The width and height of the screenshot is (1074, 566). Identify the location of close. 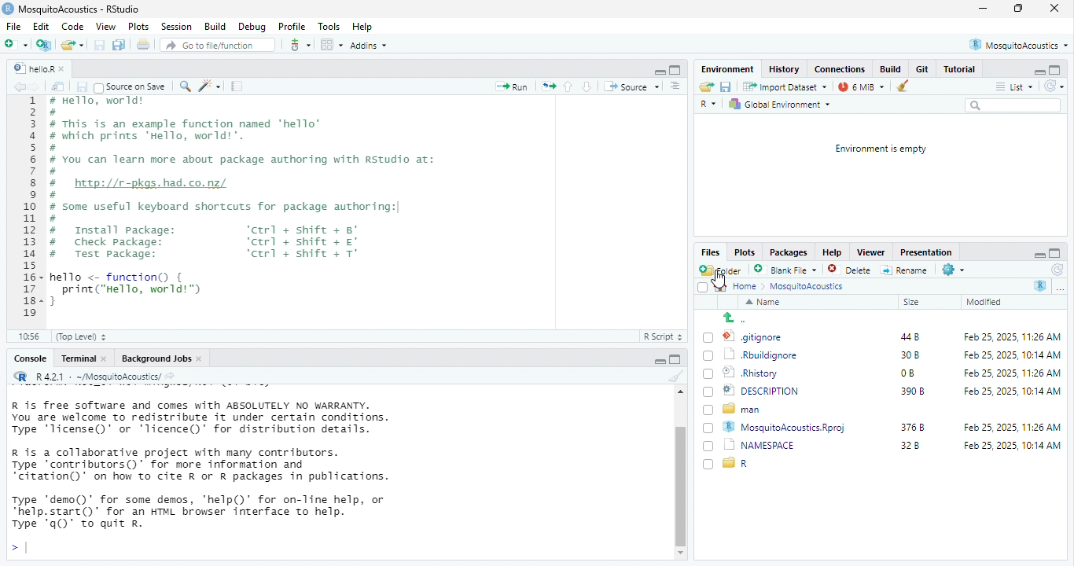
(1052, 9).